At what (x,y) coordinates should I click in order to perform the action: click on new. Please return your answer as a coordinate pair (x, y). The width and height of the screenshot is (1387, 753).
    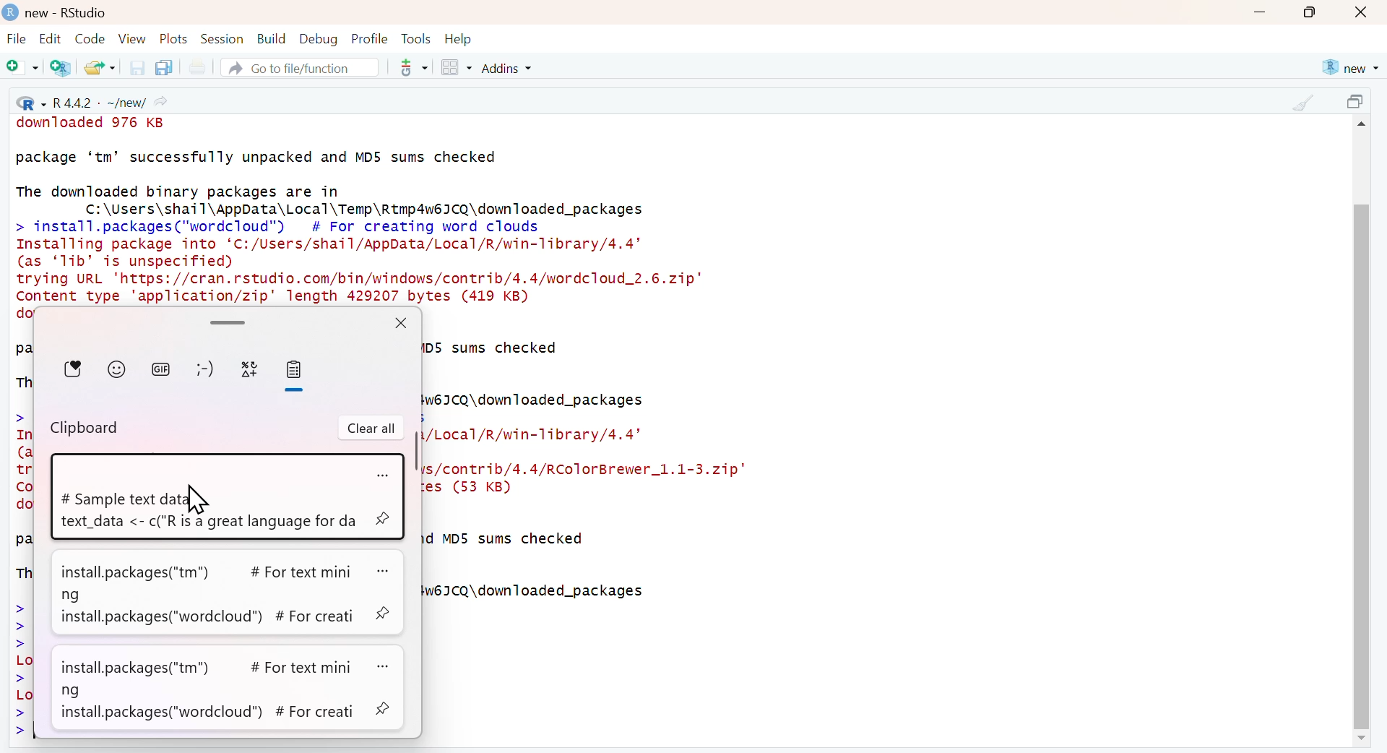
    Looking at the image, I should click on (1349, 67).